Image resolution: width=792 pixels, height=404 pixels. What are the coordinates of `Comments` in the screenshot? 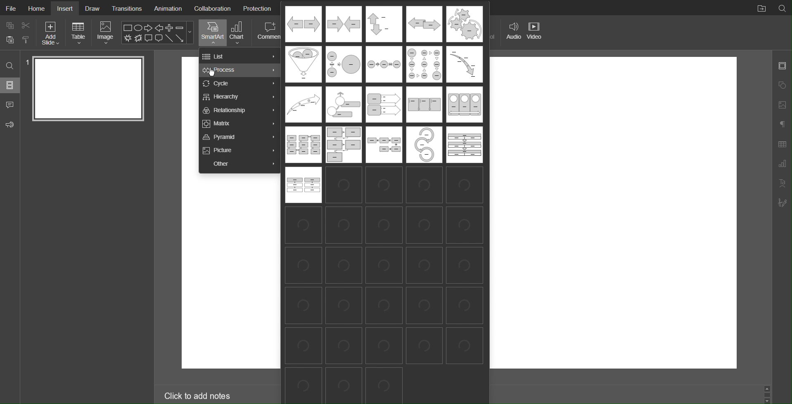 It's located at (10, 104).